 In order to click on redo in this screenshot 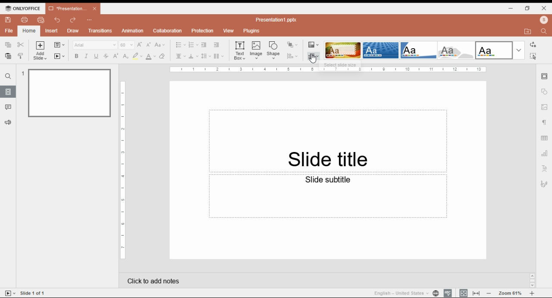, I will do `click(73, 20)`.